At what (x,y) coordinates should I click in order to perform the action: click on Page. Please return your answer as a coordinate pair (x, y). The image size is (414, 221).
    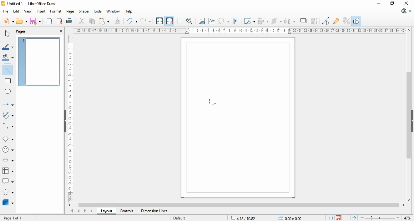
    Looking at the image, I should click on (238, 117).